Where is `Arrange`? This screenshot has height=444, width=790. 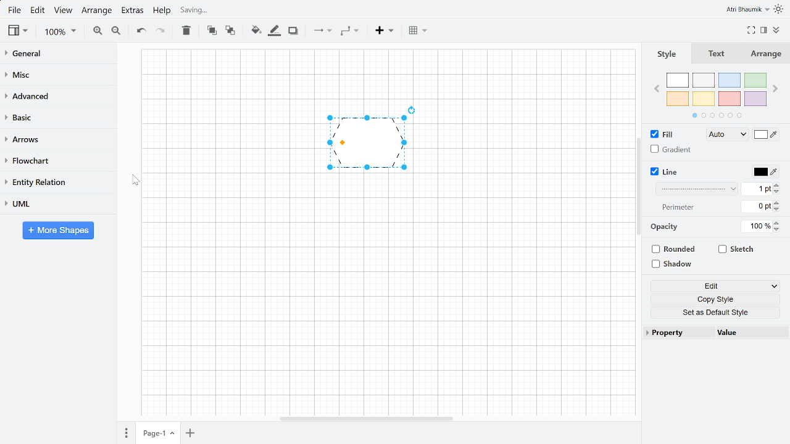 Arrange is located at coordinates (764, 54).